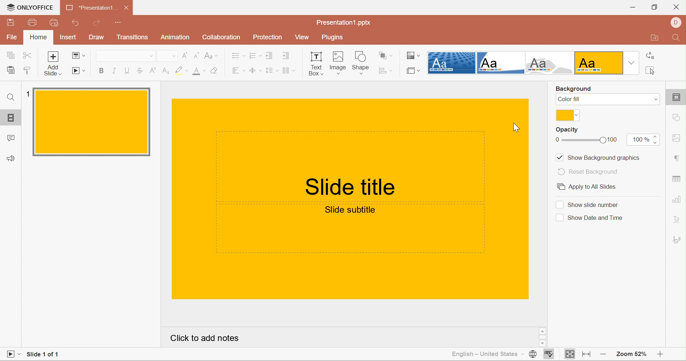 This screenshot has height=361, width=686. I want to click on Zoom 52%, so click(629, 354).